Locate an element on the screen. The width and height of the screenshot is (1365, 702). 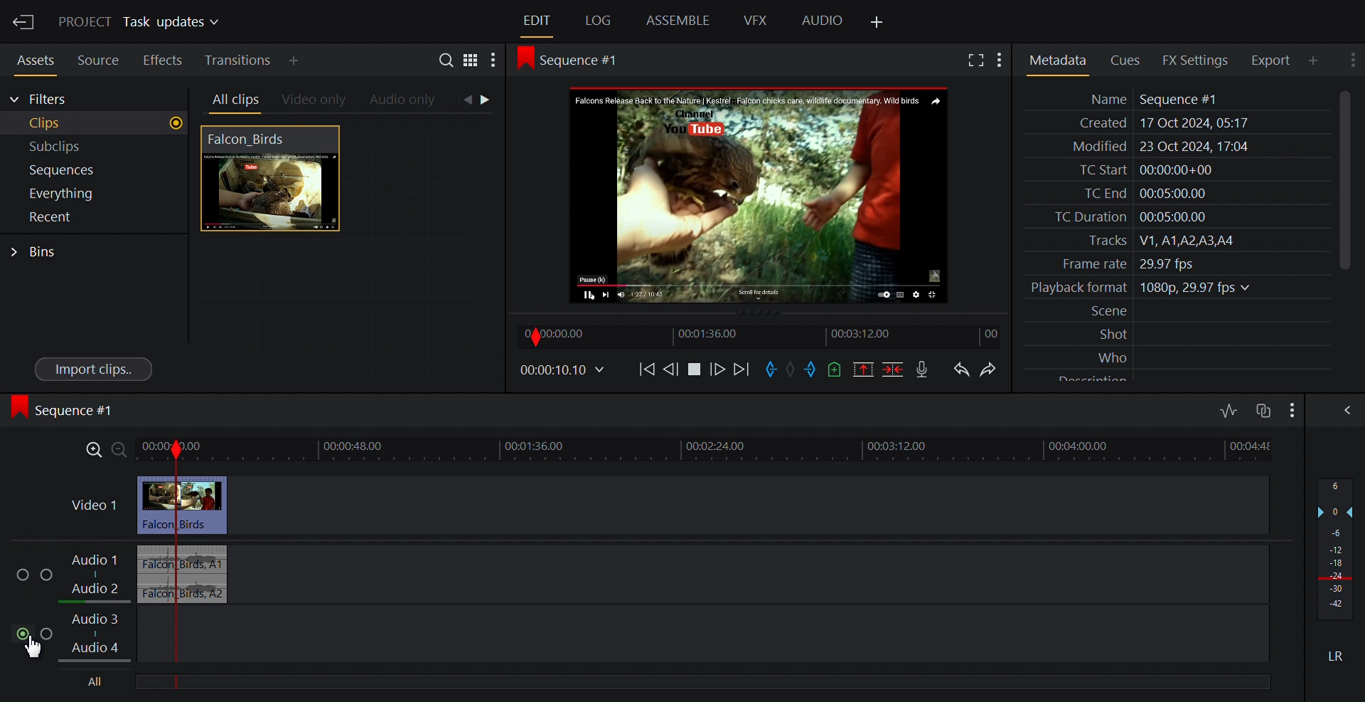
Toggle between list and tile view is located at coordinates (471, 63).